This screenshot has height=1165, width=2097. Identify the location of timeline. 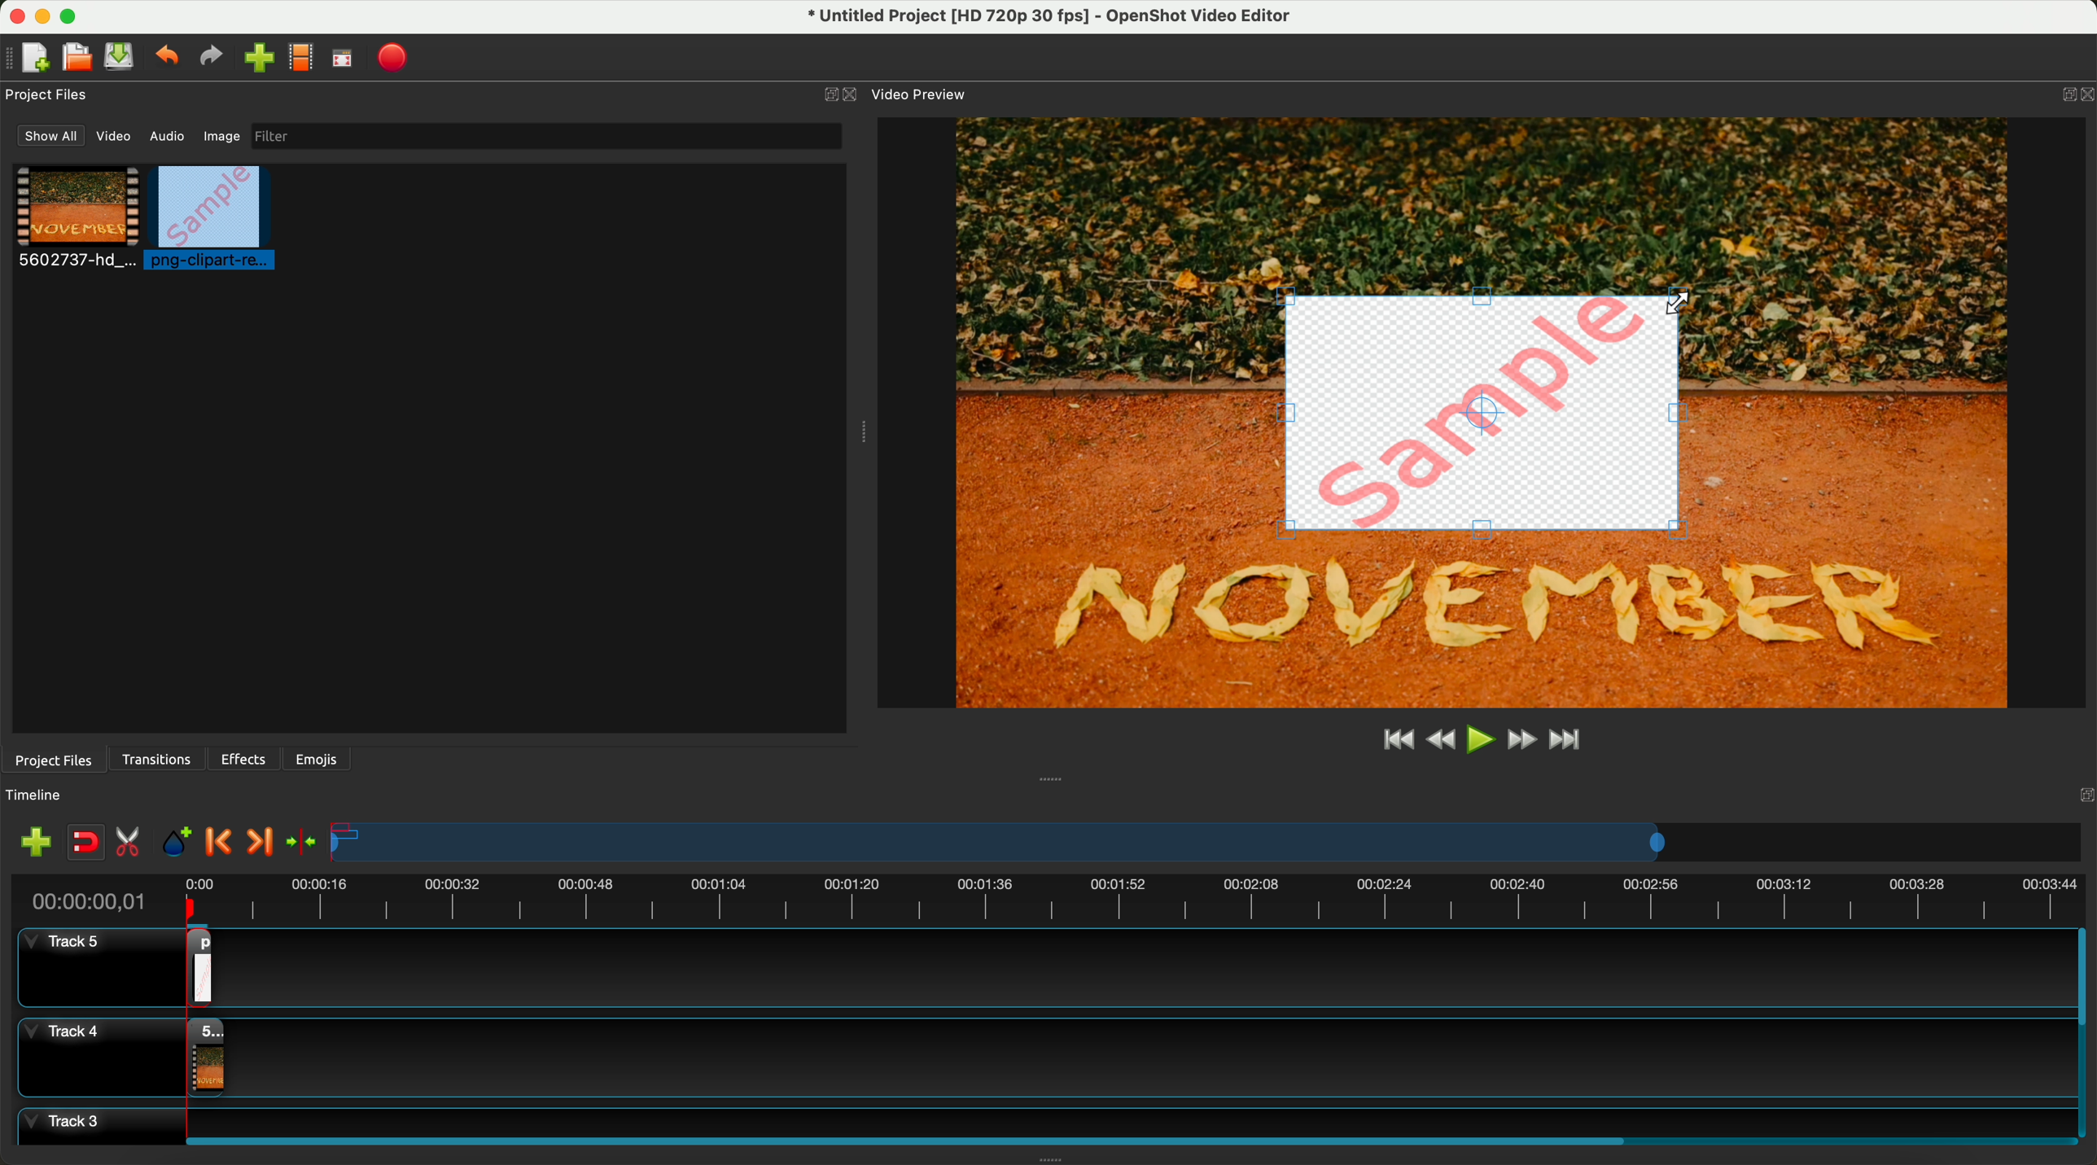
(43, 795).